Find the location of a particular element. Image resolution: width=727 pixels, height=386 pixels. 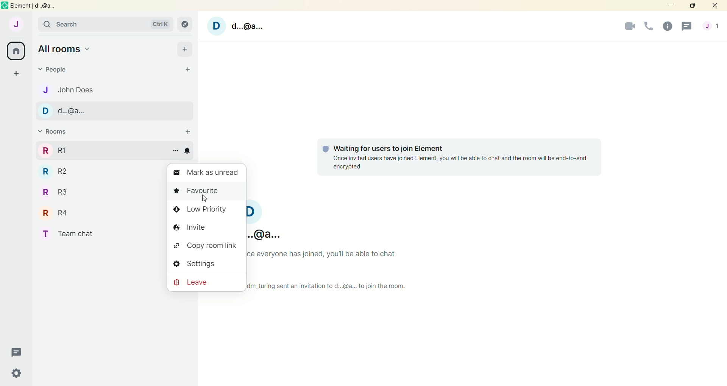

Leave is located at coordinates (201, 282).